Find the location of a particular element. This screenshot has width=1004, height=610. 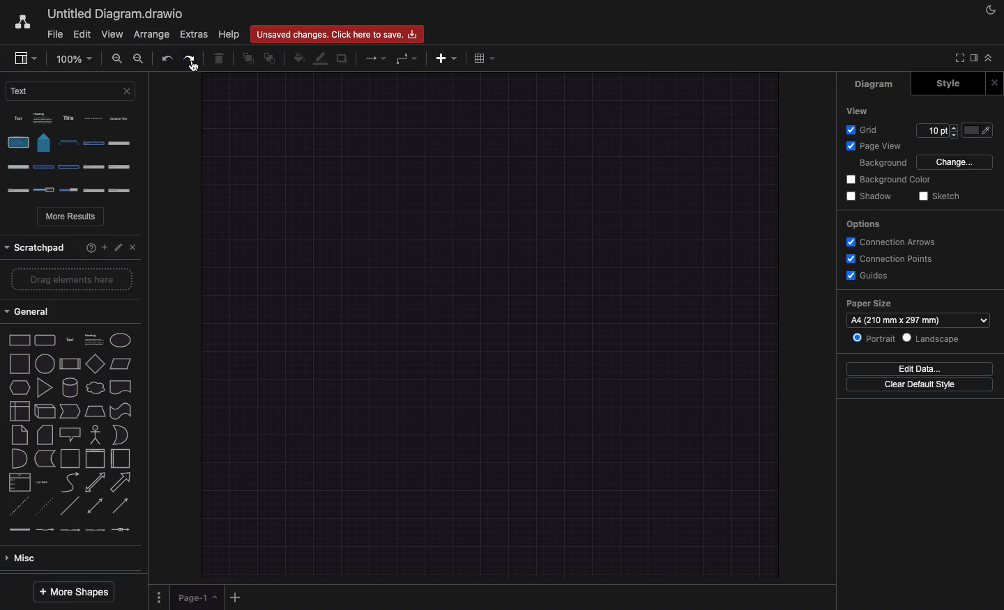

Close is located at coordinates (131, 246).